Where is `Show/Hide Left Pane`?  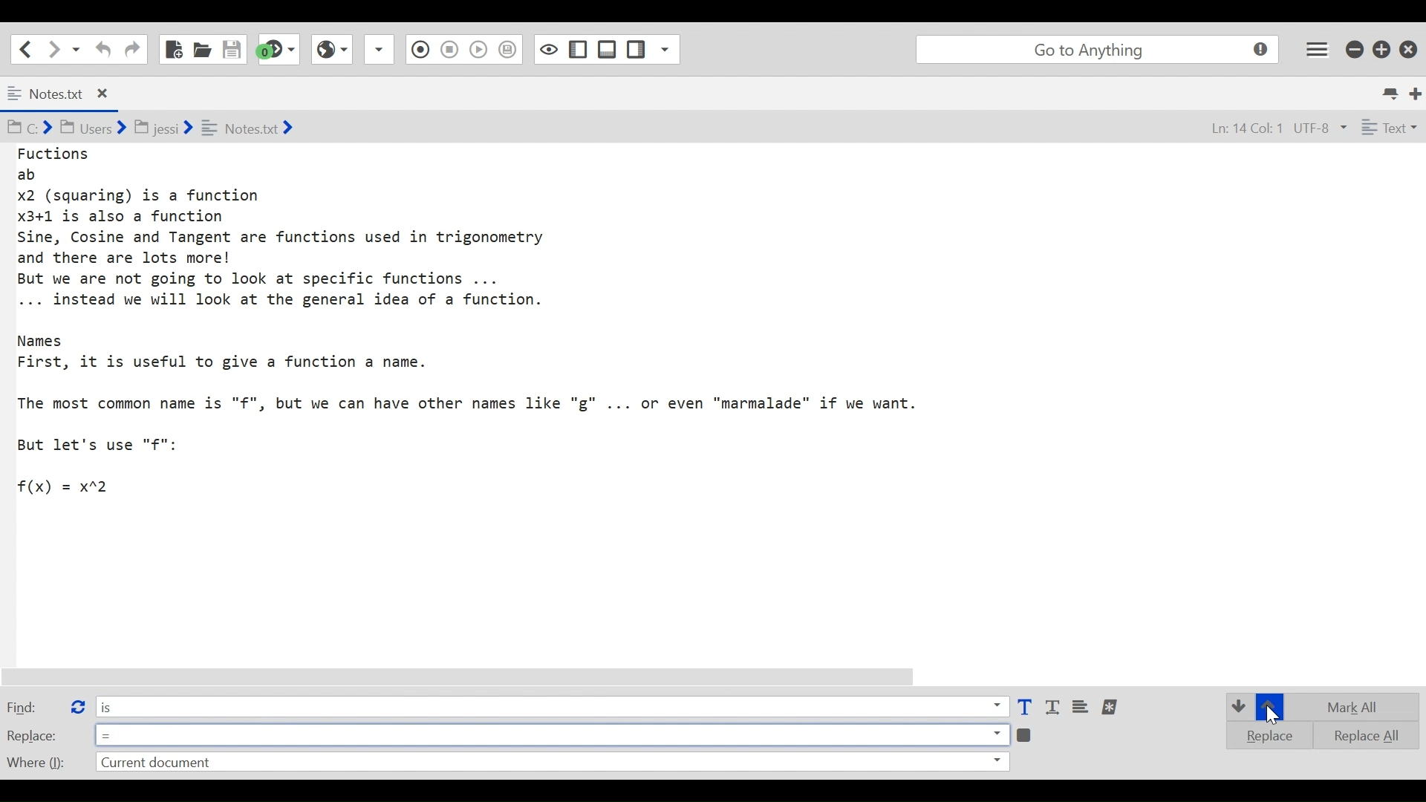 Show/Hide Left Pane is located at coordinates (608, 49).